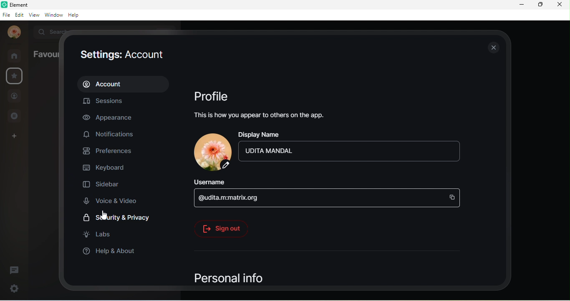 This screenshot has height=301, width=570. What do you see at coordinates (45, 53) in the screenshot?
I see `favourites` at bounding box center [45, 53].